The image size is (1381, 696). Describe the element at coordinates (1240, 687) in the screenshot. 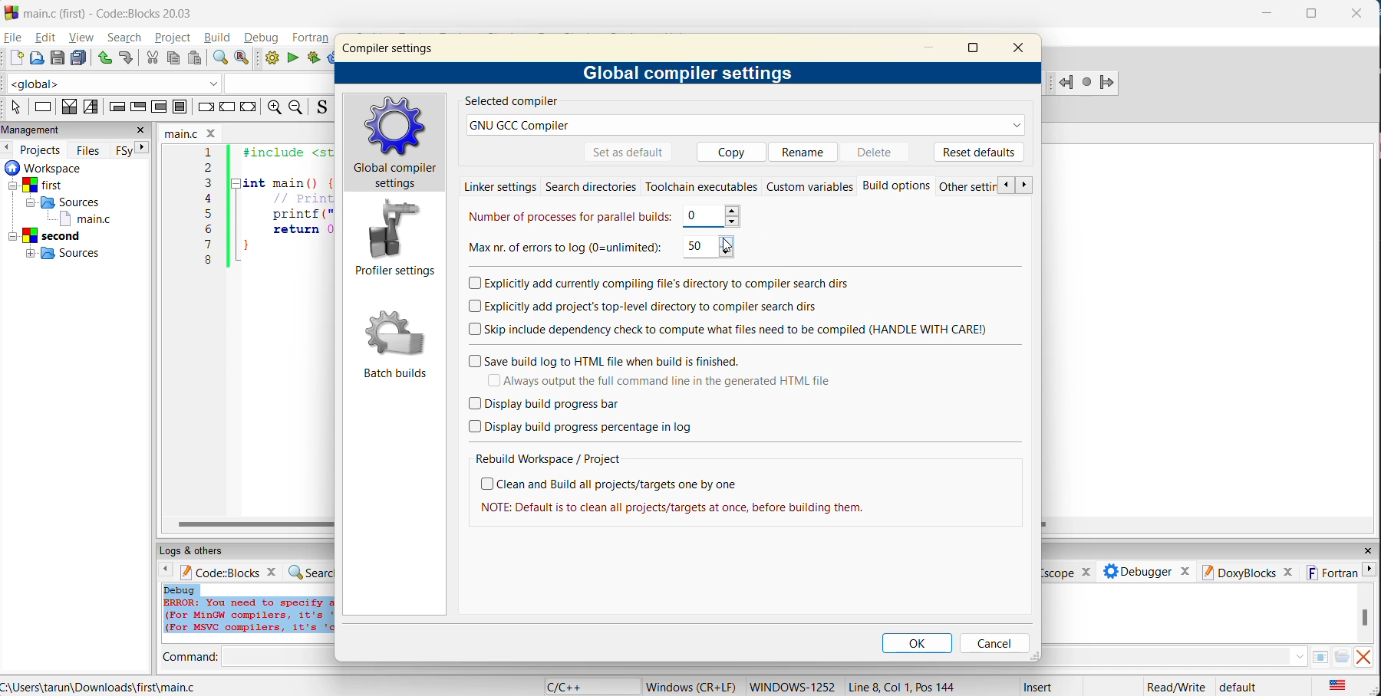

I see `default` at that location.